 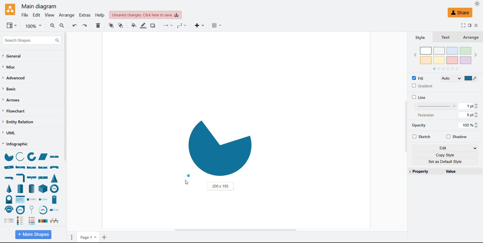 I want to click on Copy style , so click(x=445, y=155).